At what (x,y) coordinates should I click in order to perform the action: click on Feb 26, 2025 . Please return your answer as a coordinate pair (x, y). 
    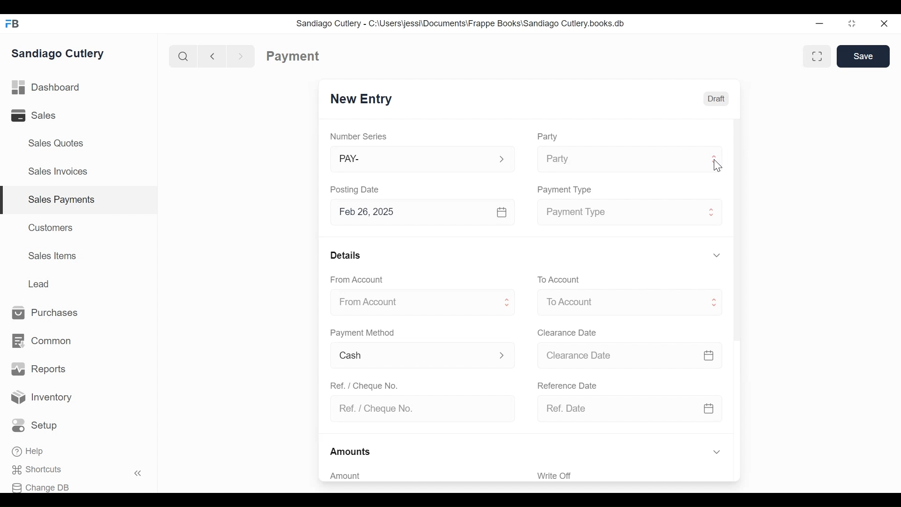
    Looking at the image, I should click on (411, 212).